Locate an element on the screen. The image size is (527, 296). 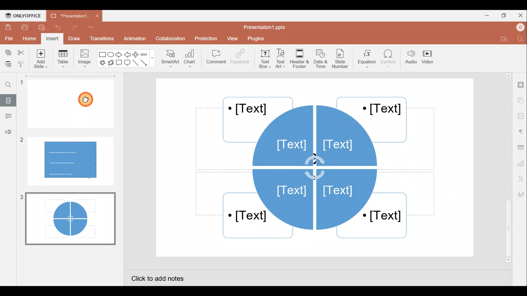
Symbol is located at coordinates (389, 60).